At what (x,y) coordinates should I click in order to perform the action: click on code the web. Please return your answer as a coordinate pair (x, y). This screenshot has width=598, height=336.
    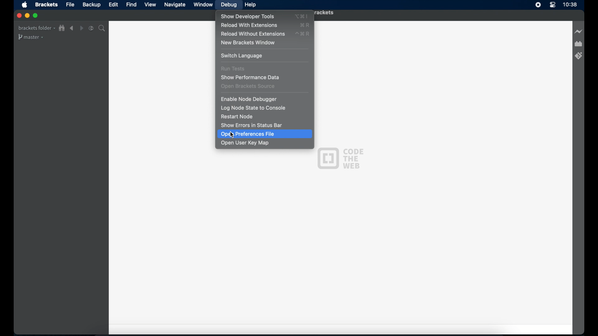
    Looking at the image, I should click on (341, 159).